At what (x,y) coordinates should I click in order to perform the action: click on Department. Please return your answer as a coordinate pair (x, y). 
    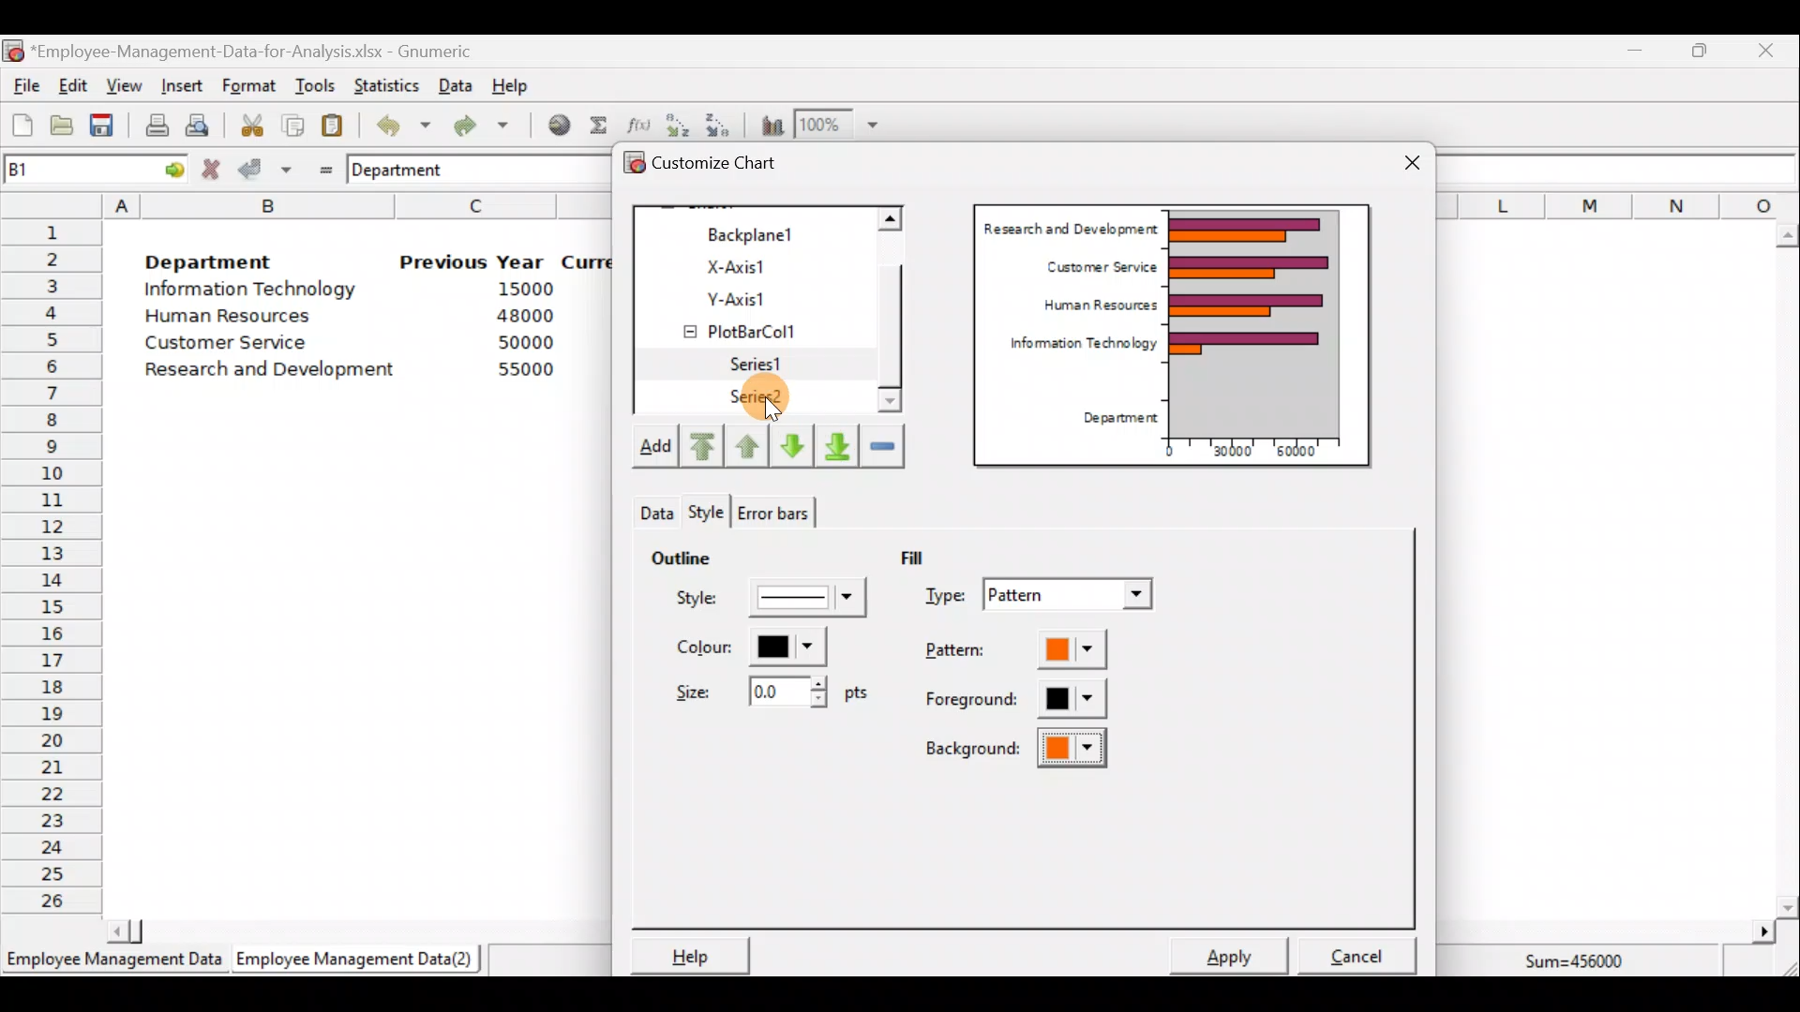
    Looking at the image, I should click on (1114, 419).